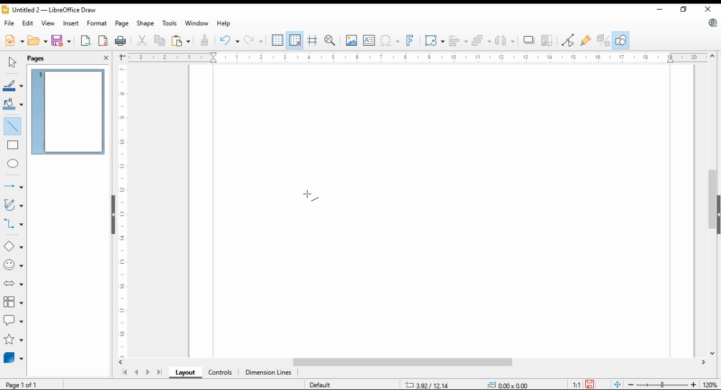 The image size is (721, 390). Describe the element at coordinates (314, 40) in the screenshot. I see `helplines while moving` at that location.